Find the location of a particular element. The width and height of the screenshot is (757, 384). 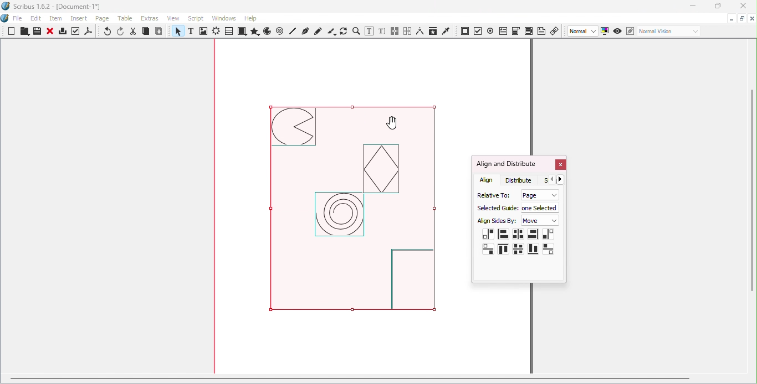

Go back is located at coordinates (552, 180).